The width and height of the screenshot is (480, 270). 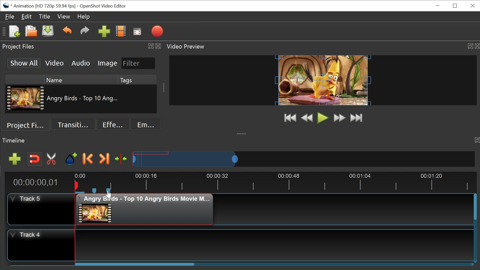 What do you see at coordinates (35, 182) in the screenshot?
I see `Current Position` at bounding box center [35, 182].